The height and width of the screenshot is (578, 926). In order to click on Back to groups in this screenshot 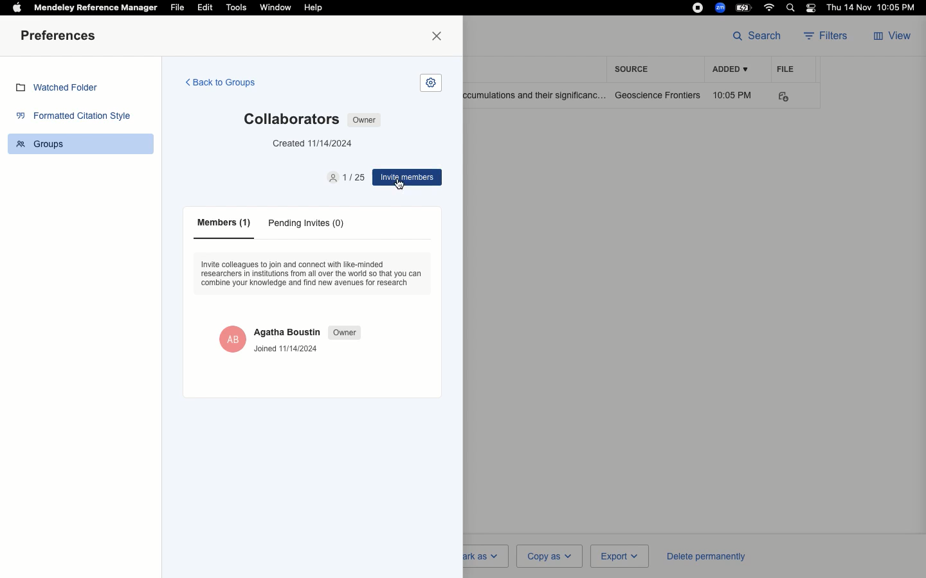, I will do `click(219, 83)`.